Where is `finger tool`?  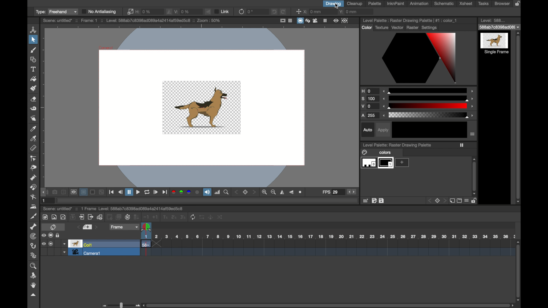
finger tool is located at coordinates (33, 118).